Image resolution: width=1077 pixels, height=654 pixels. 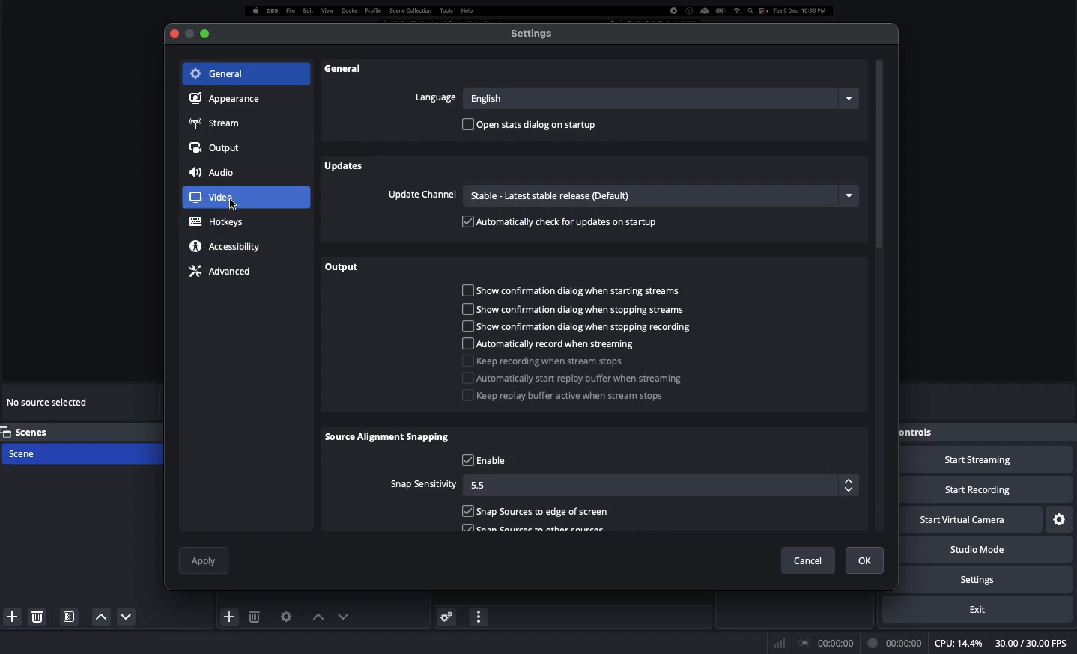 What do you see at coordinates (488, 461) in the screenshot?
I see `Enable` at bounding box center [488, 461].